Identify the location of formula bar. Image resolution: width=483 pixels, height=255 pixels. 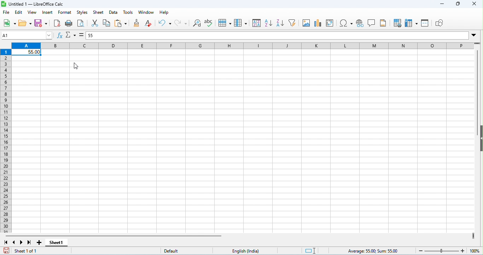
(282, 36).